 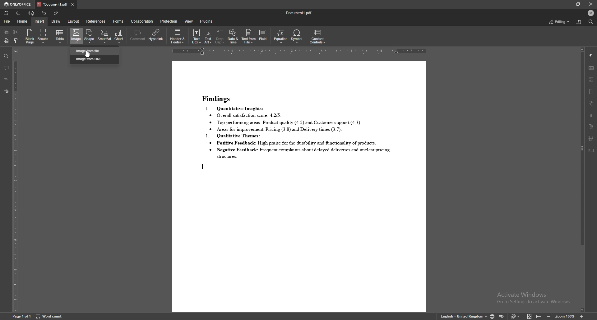 I want to click on page, so click(x=21, y=316).